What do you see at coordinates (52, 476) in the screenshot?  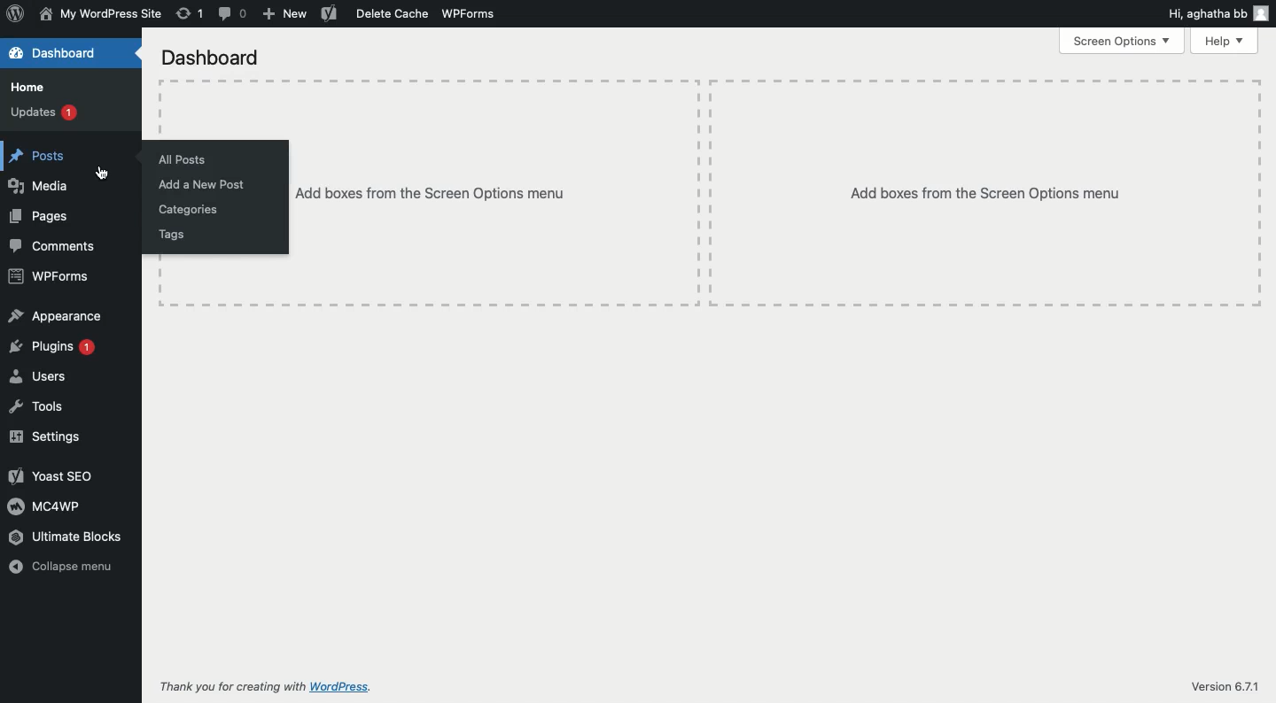 I see `Yoast SEO` at bounding box center [52, 476].